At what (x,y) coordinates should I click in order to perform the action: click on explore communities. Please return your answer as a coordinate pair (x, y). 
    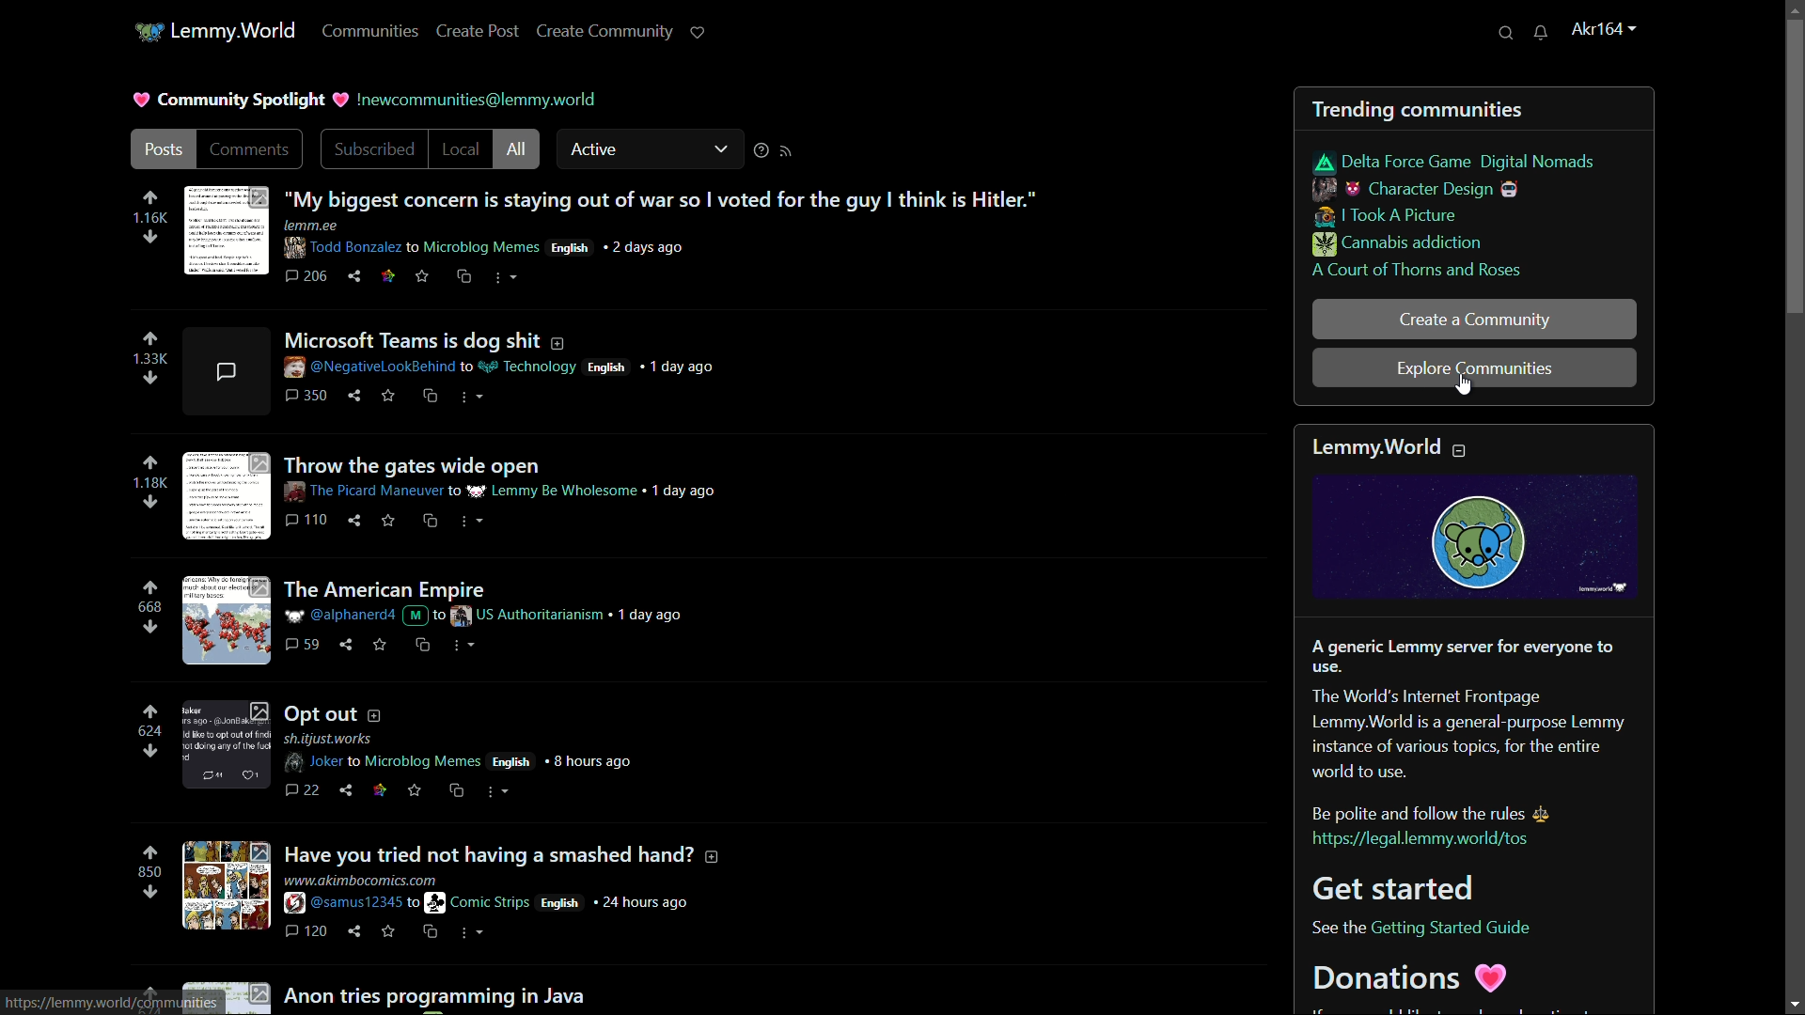
    Looking at the image, I should click on (1471, 369).